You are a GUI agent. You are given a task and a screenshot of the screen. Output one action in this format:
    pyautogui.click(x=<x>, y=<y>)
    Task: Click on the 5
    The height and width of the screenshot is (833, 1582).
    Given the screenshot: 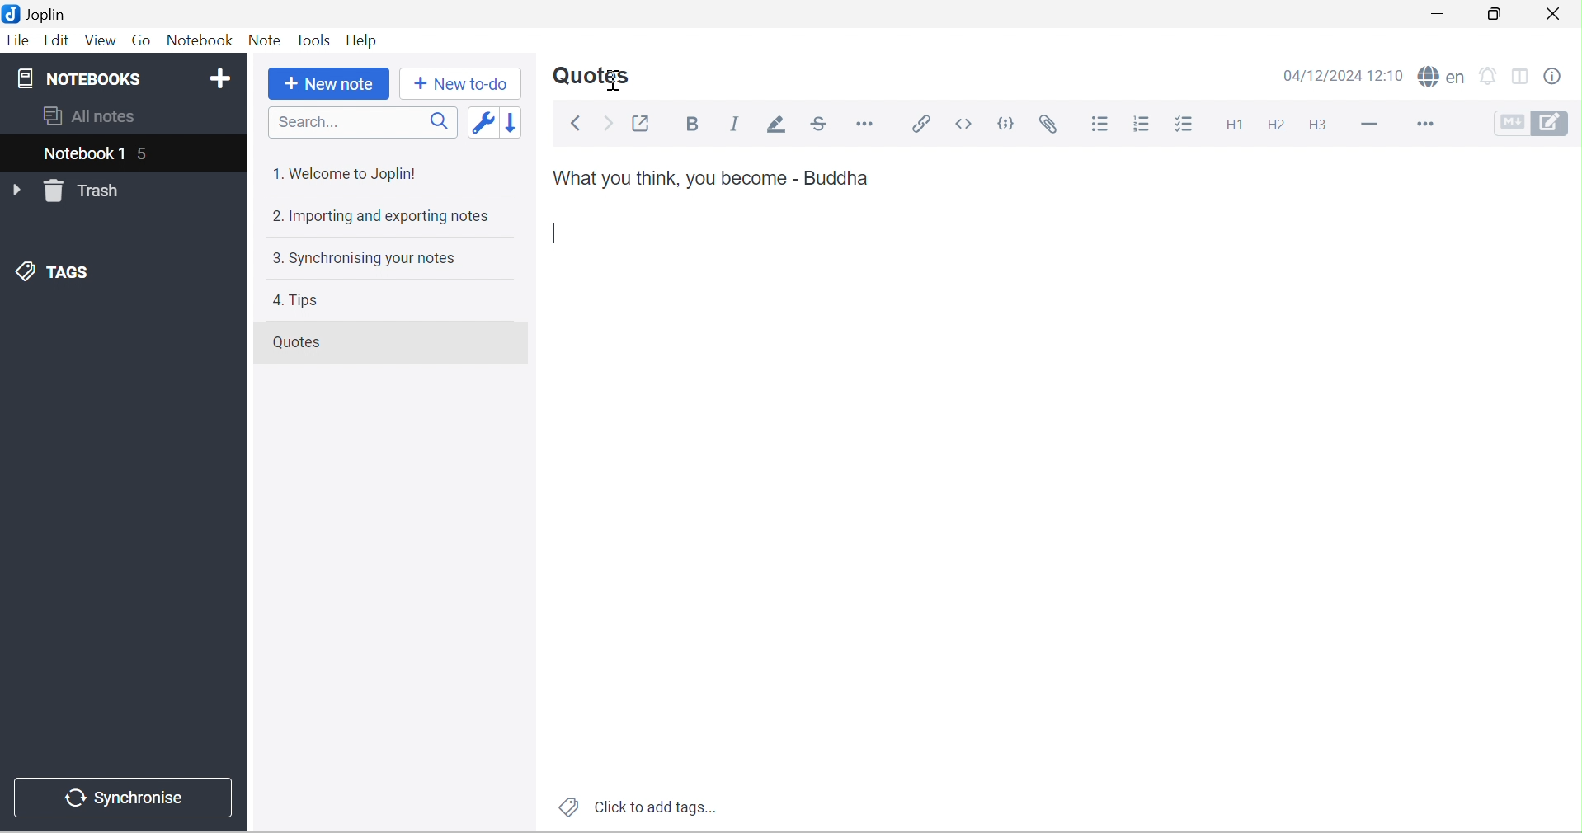 What is the action you would take?
    pyautogui.click(x=147, y=153)
    